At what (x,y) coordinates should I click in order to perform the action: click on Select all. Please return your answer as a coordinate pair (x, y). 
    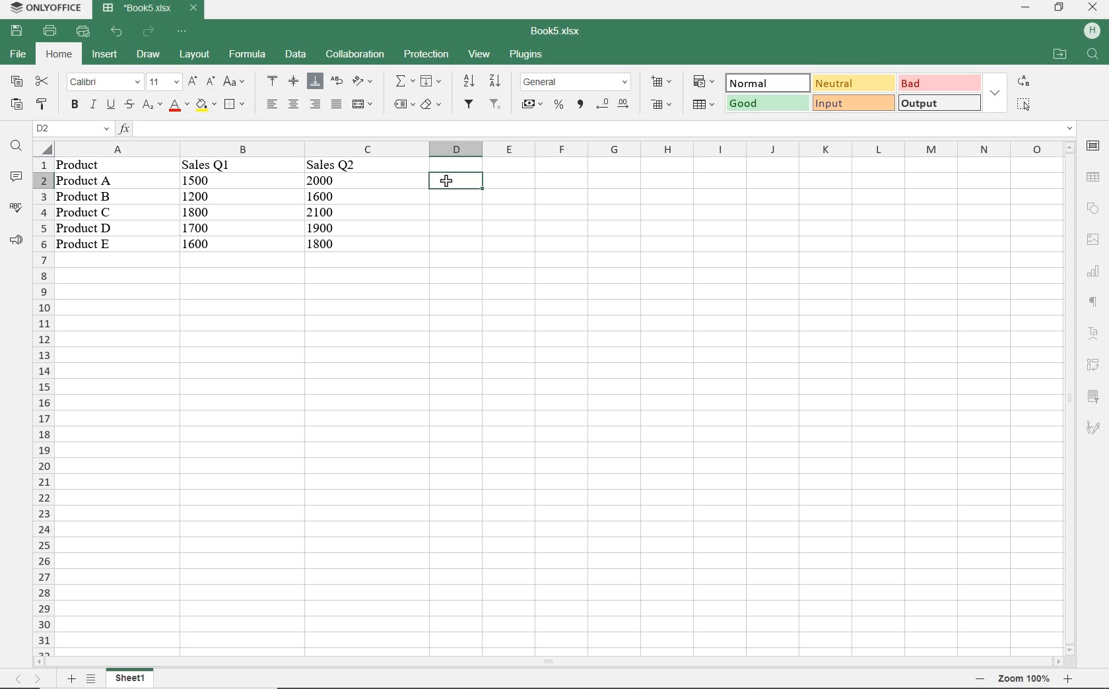
    Looking at the image, I should click on (44, 150).